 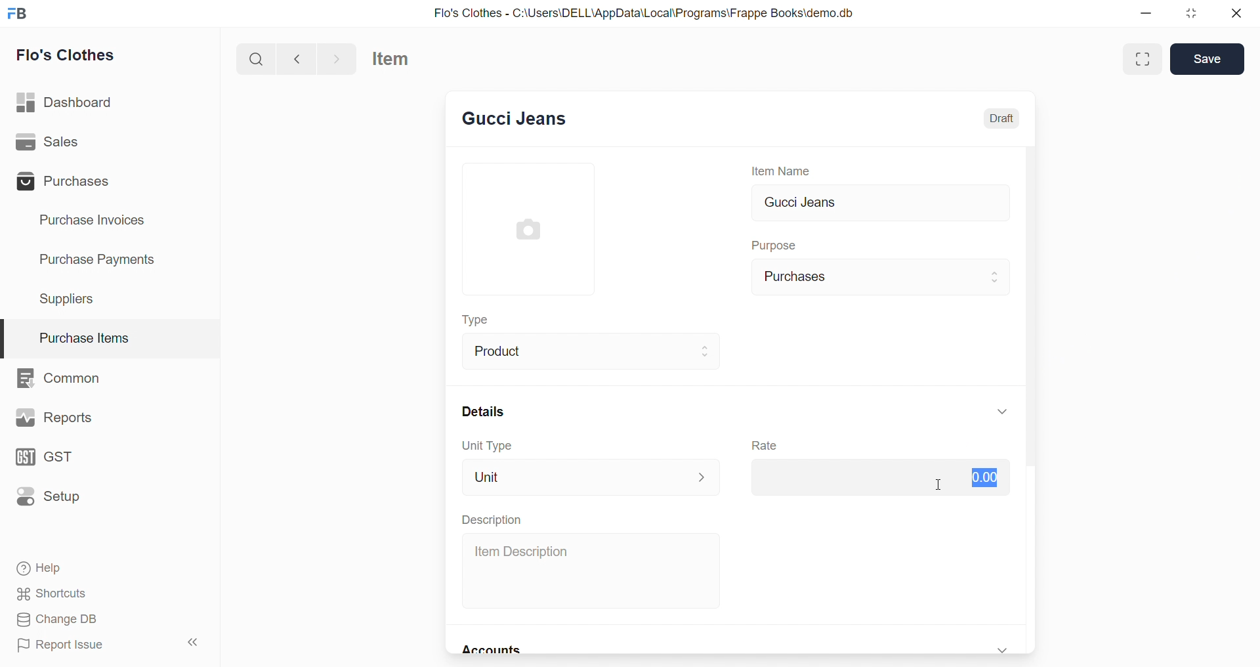 What do you see at coordinates (67, 181) in the screenshot?
I see `Purchases` at bounding box center [67, 181].